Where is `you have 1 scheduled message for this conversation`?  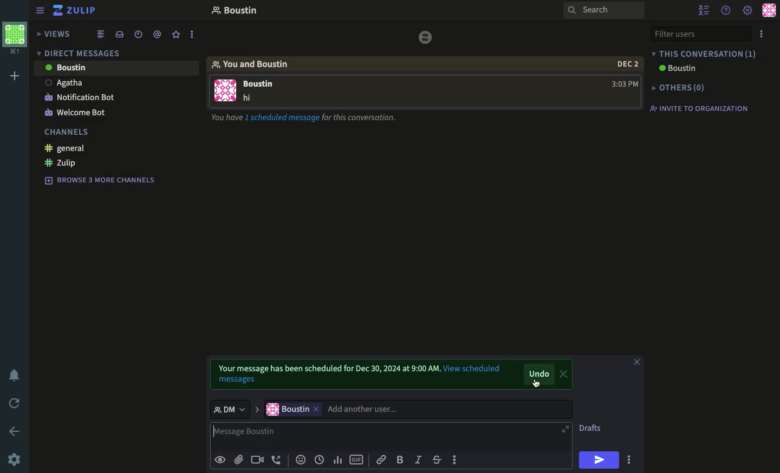
you have 1 scheduled message for this conversation is located at coordinates (302, 117).